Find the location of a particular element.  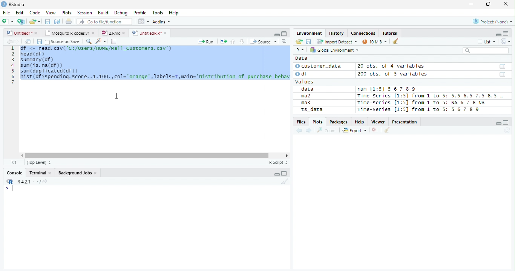

Next is located at coordinates (309, 131).